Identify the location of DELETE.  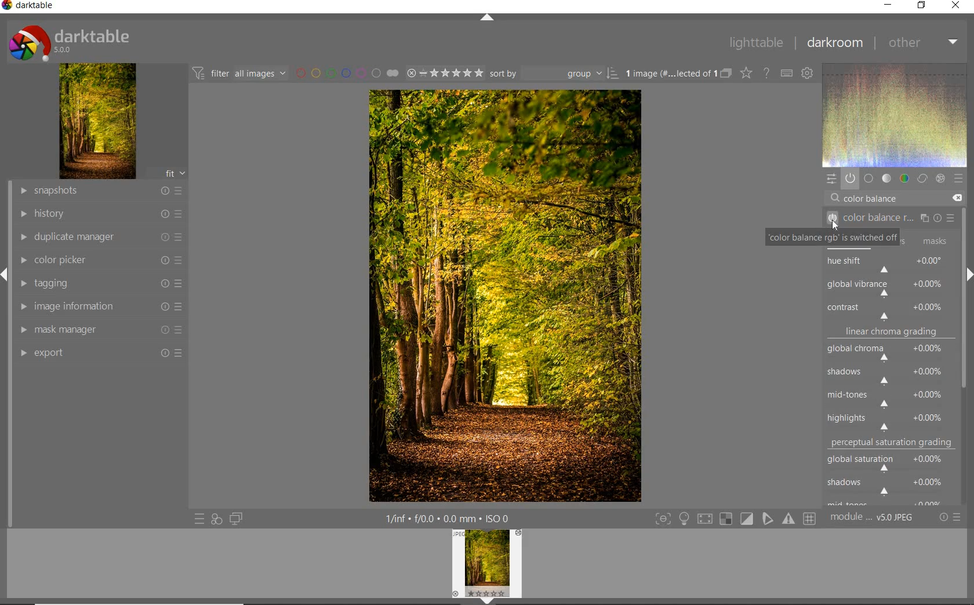
(957, 198).